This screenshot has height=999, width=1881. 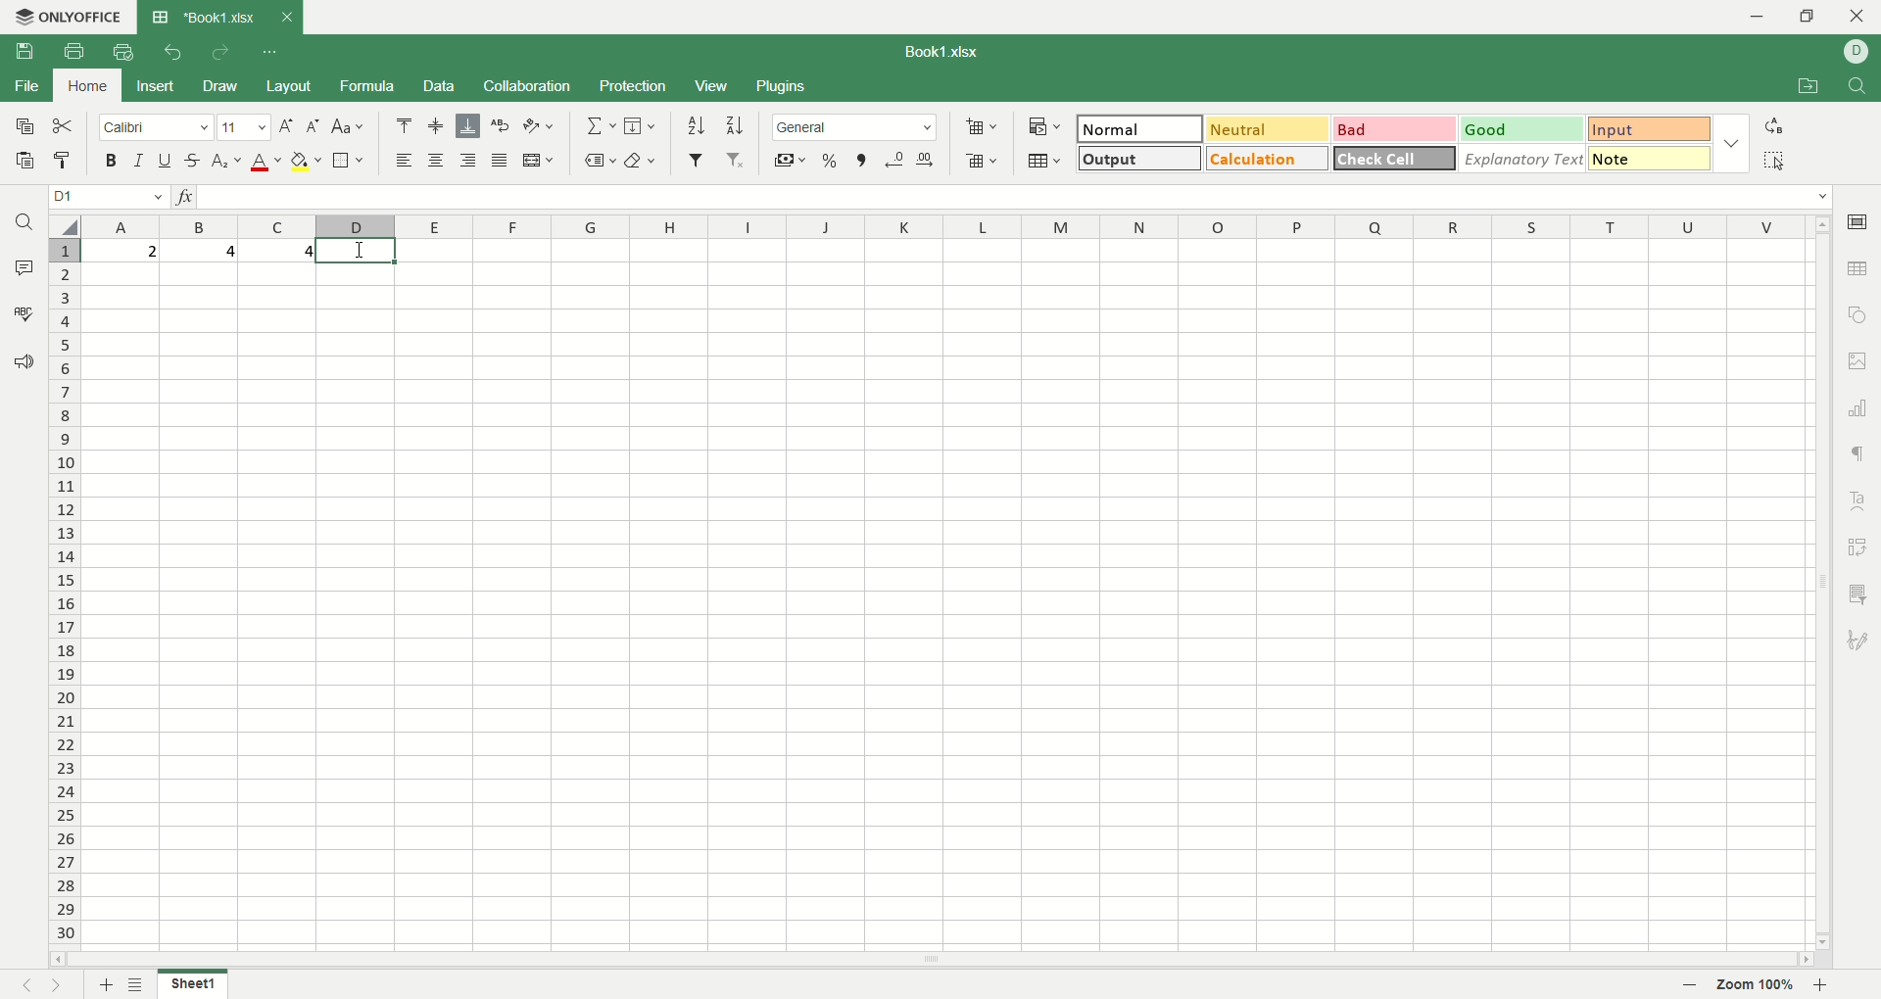 I want to click on font color, so click(x=264, y=164).